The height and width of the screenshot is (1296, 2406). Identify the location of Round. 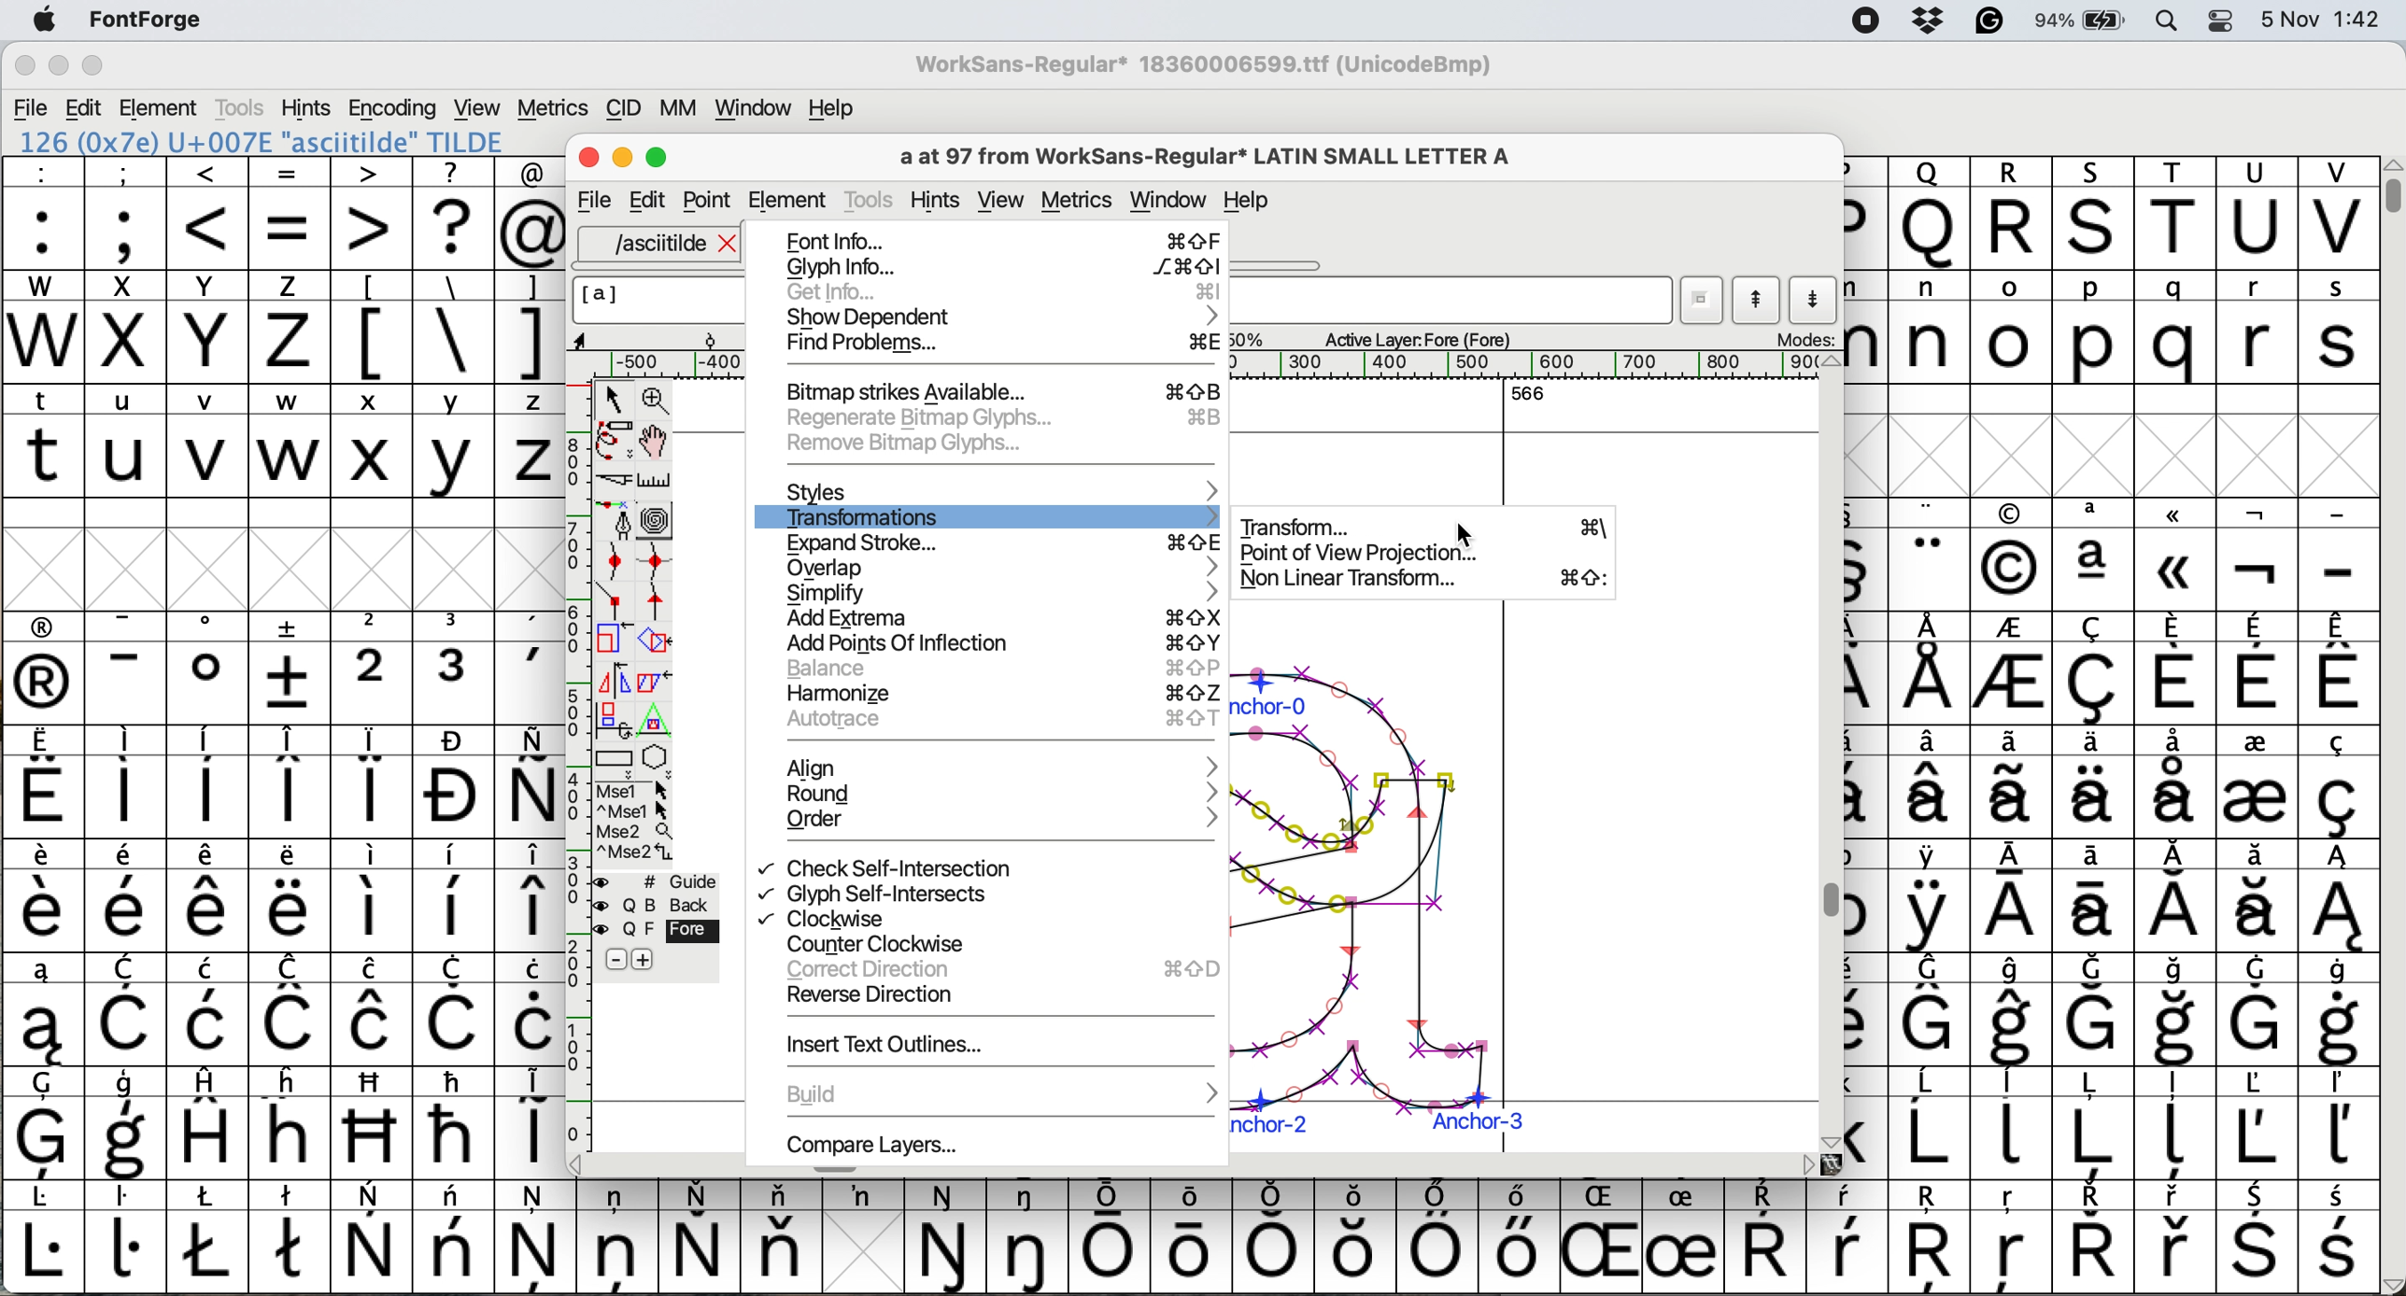
(997, 790).